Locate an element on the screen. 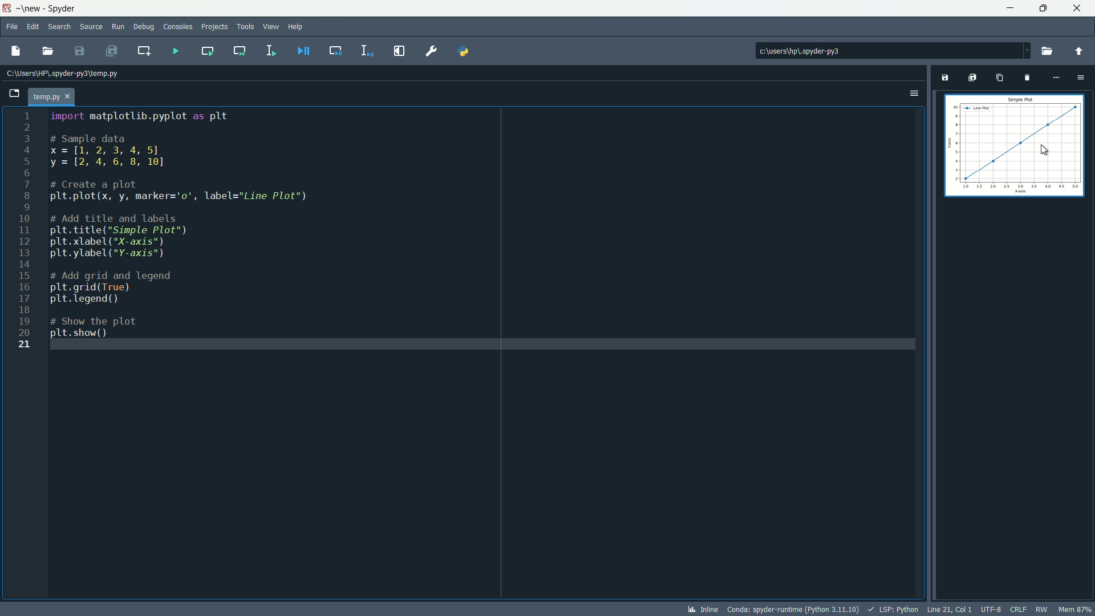 The height and width of the screenshot is (616, 1095). new is located at coordinates (30, 8).